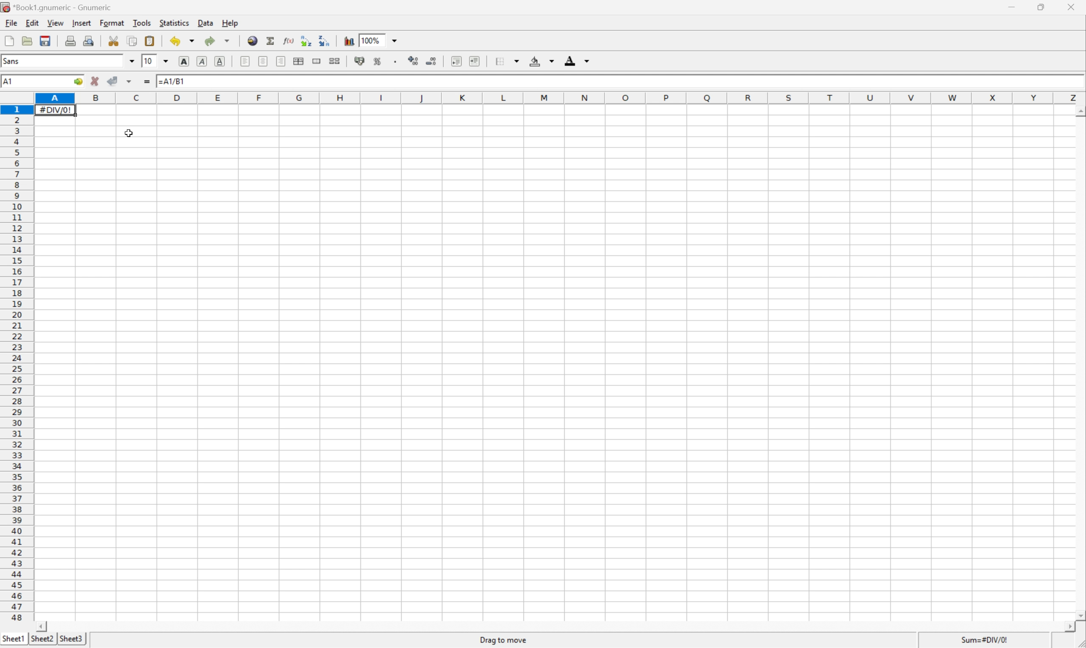  What do you see at coordinates (83, 23) in the screenshot?
I see `Insert` at bounding box center [83, 23].